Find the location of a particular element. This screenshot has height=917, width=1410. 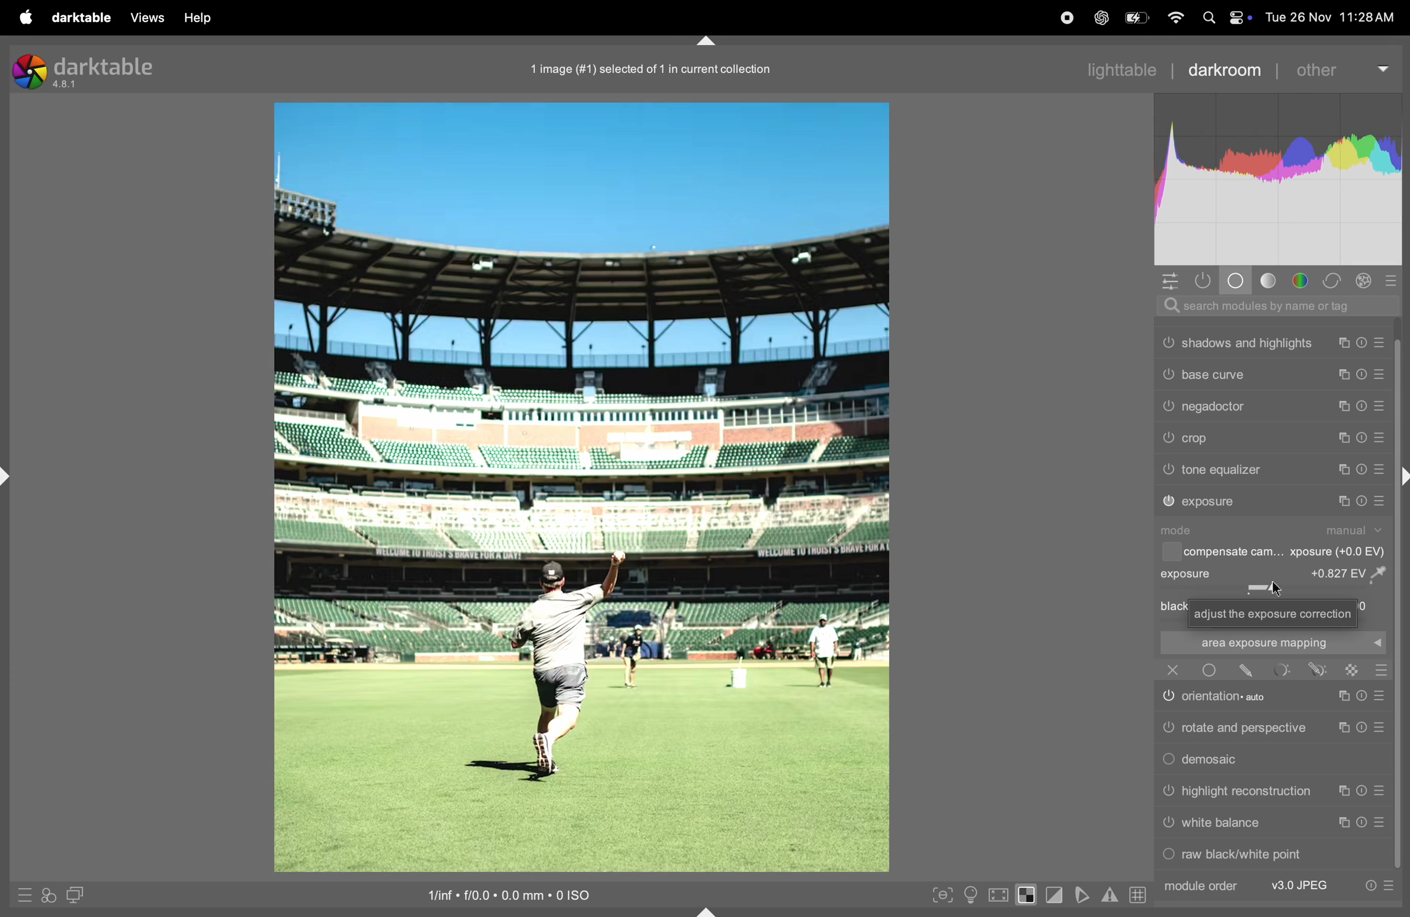

grid is located at coordinates (1135, 894).